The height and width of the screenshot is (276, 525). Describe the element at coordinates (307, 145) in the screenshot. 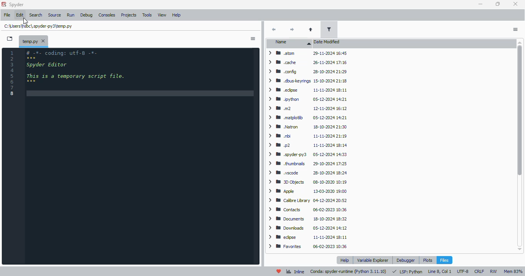

I see `> Wm p2 11-11-2024 18:14` at that location.